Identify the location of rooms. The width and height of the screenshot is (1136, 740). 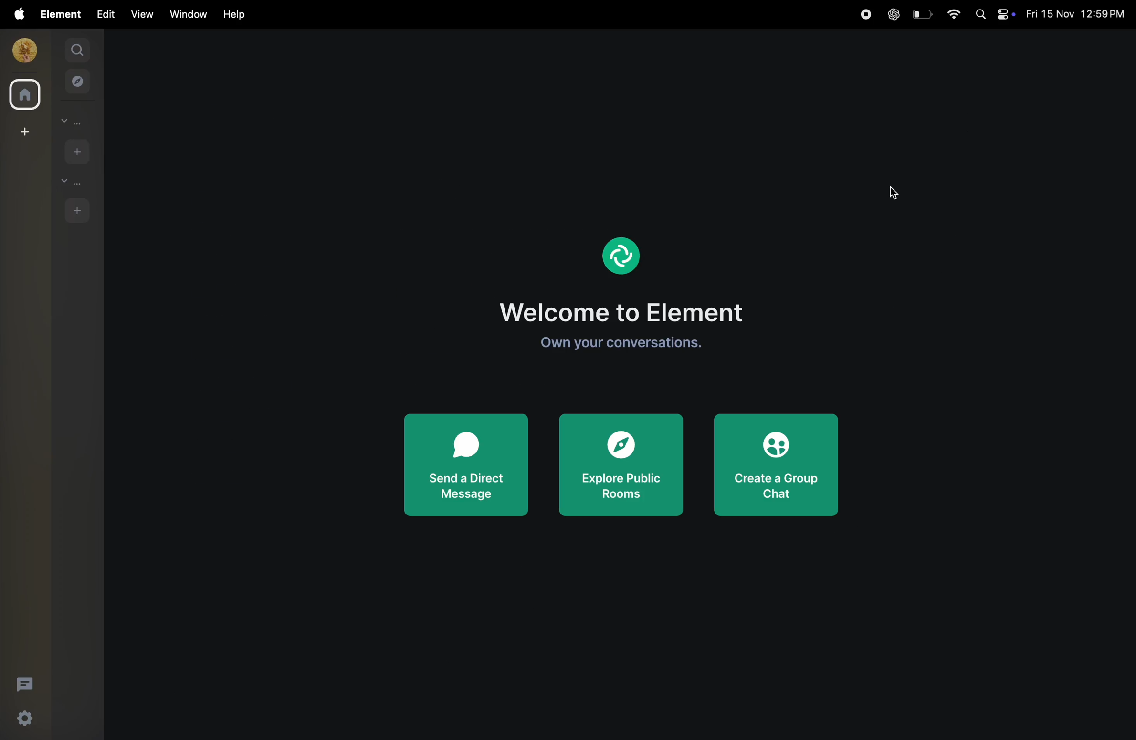
(70, 182).